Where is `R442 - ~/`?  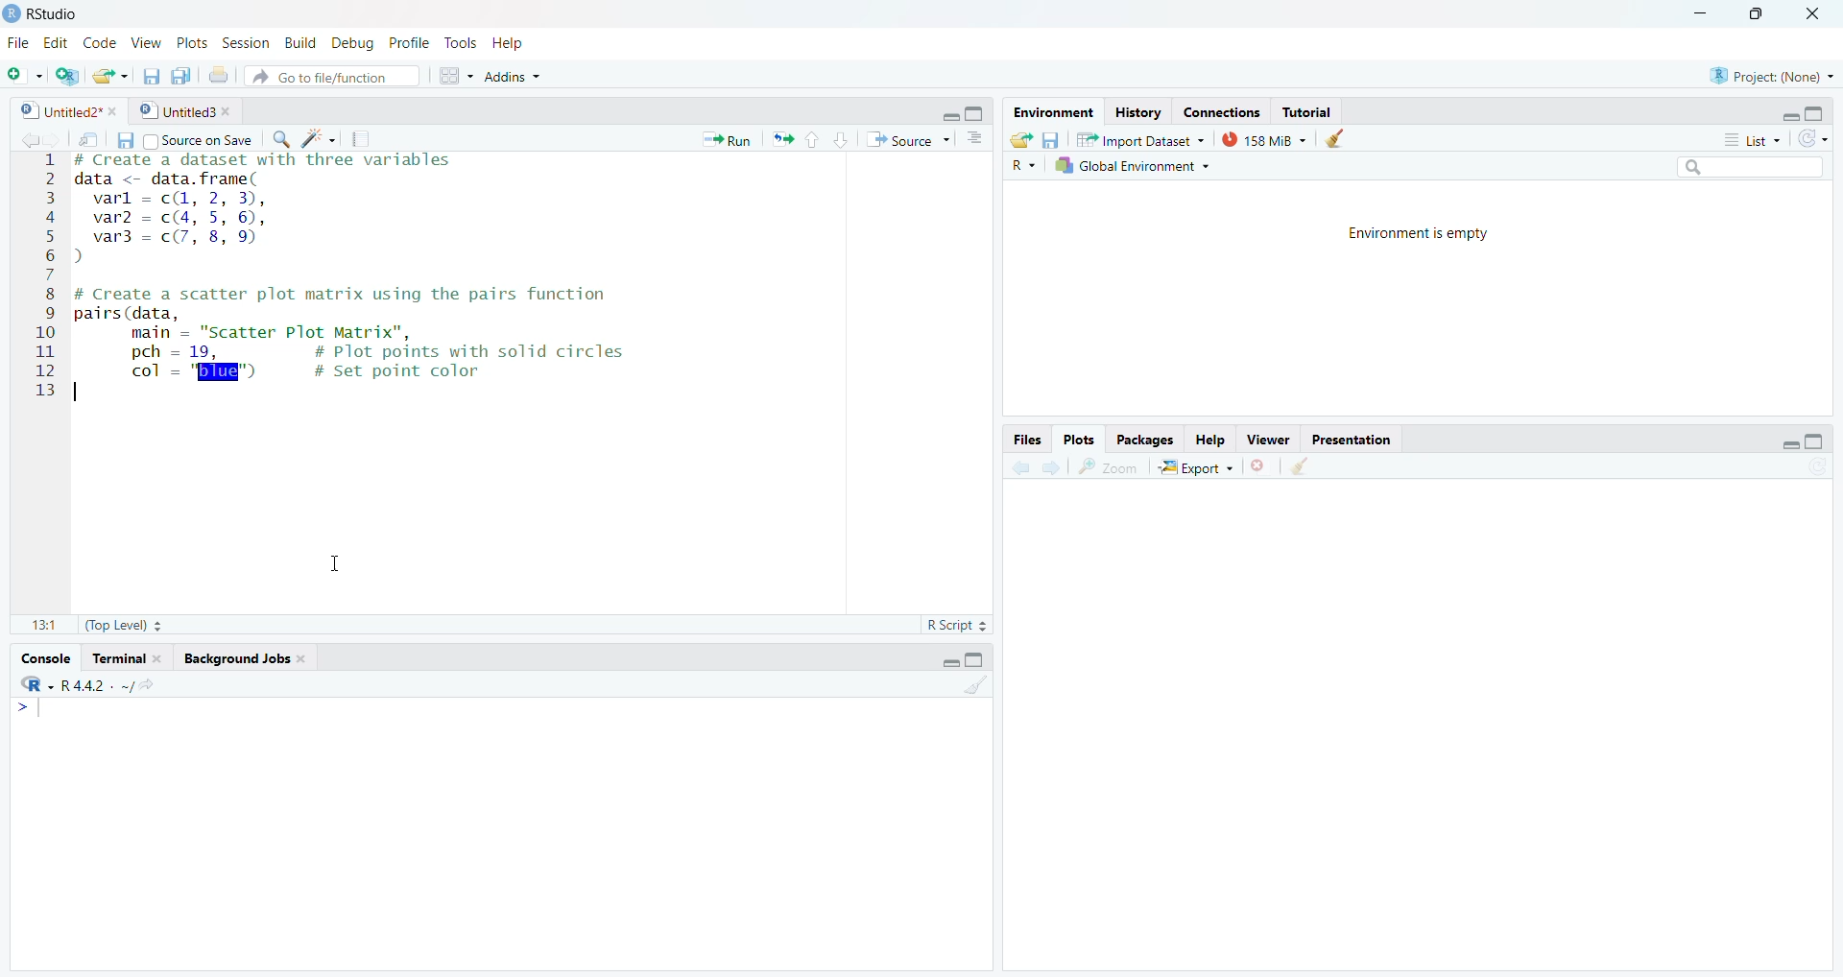
R442 - ~/ is located at coordinates (118, 683).